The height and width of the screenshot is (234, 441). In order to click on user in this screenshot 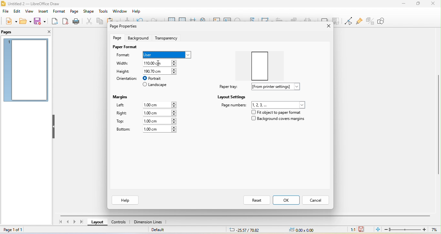, I will do `click(167, 54)`.